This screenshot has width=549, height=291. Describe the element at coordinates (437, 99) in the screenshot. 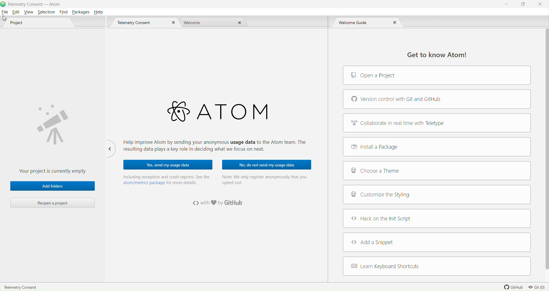

I see `Version control with Git and GitHub` at that location.